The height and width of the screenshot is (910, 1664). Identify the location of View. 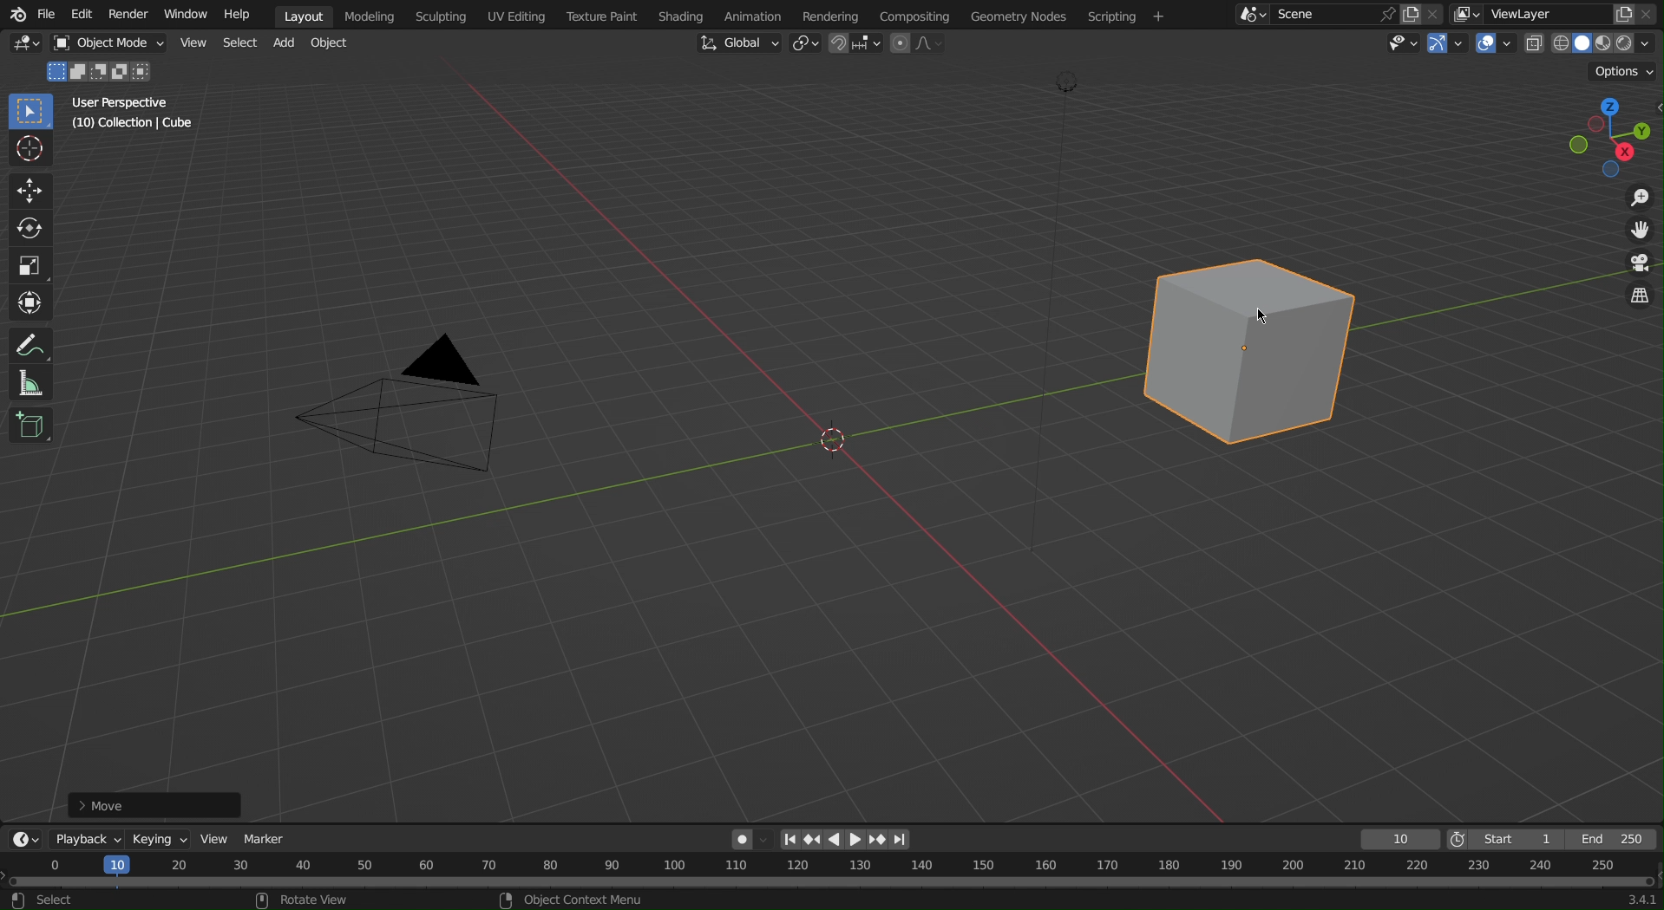
(213, 837).